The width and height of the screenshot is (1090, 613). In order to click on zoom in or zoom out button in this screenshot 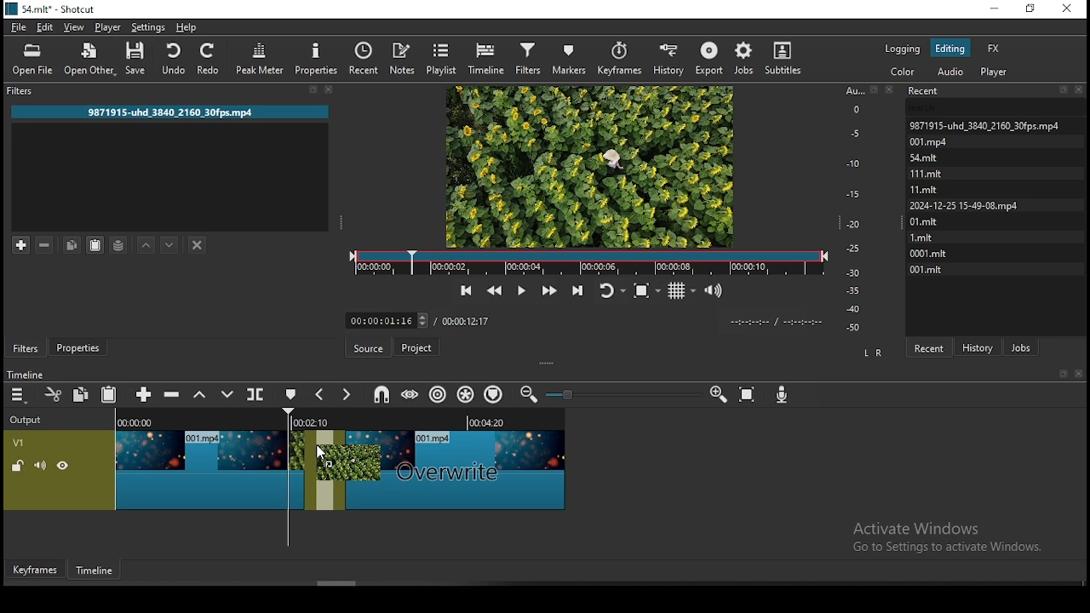, I will do `click(622, 394)`.